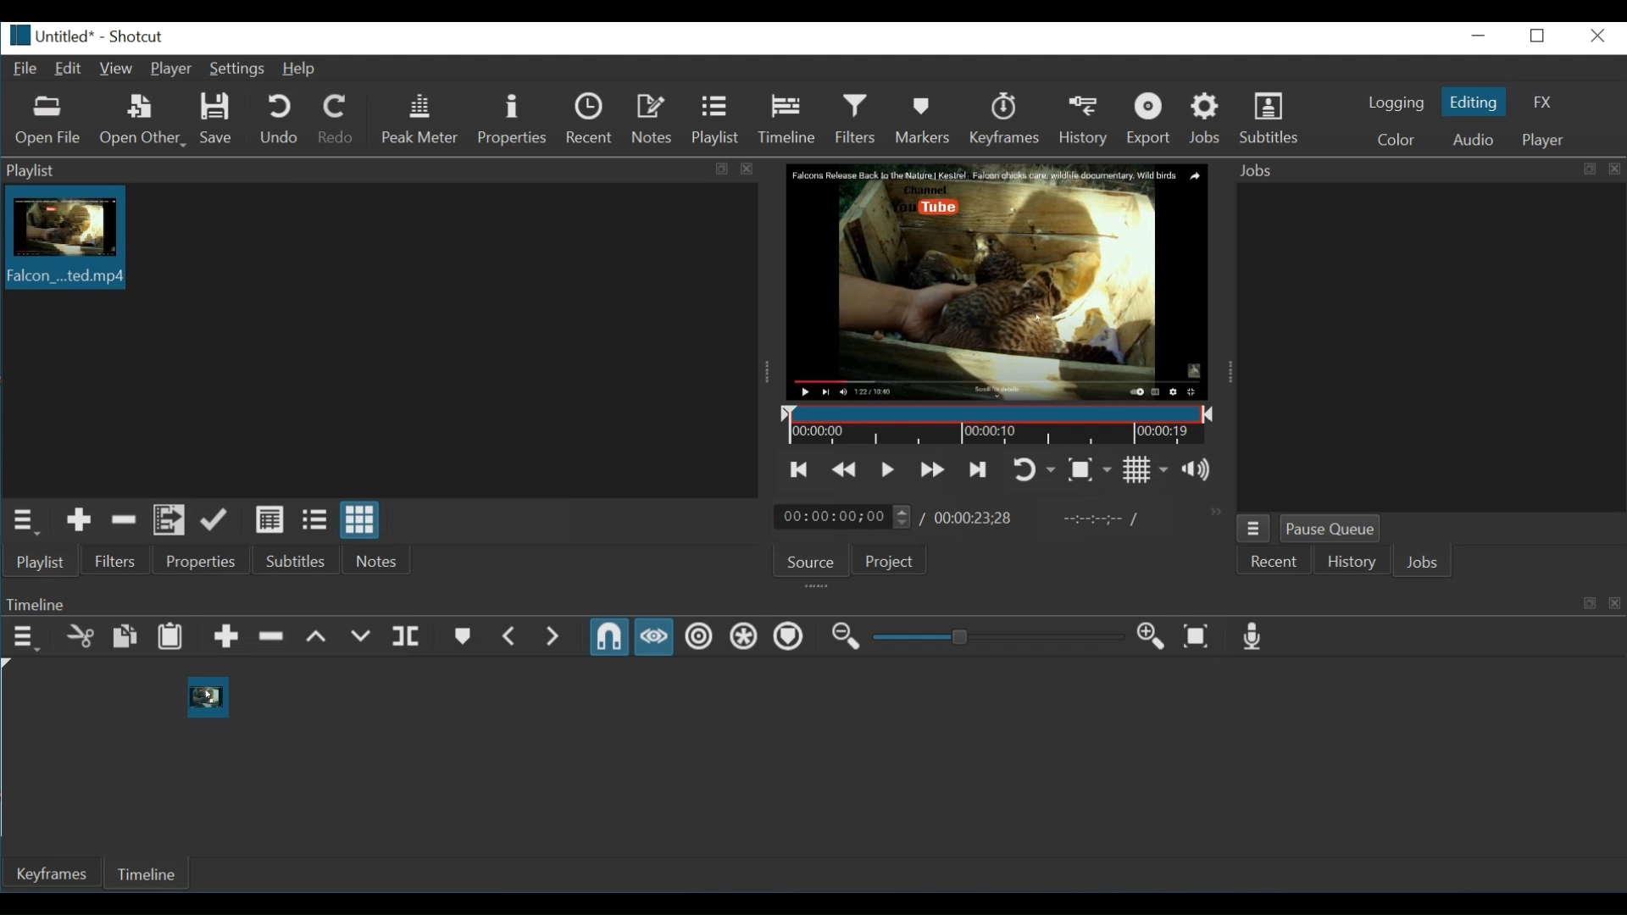 The width and height of the screenshot is (1627, 915). What do you see at coordinates (1089, 470) in the screenshot?
I see `Toggle zoom` at bounding box center [1089, 470].